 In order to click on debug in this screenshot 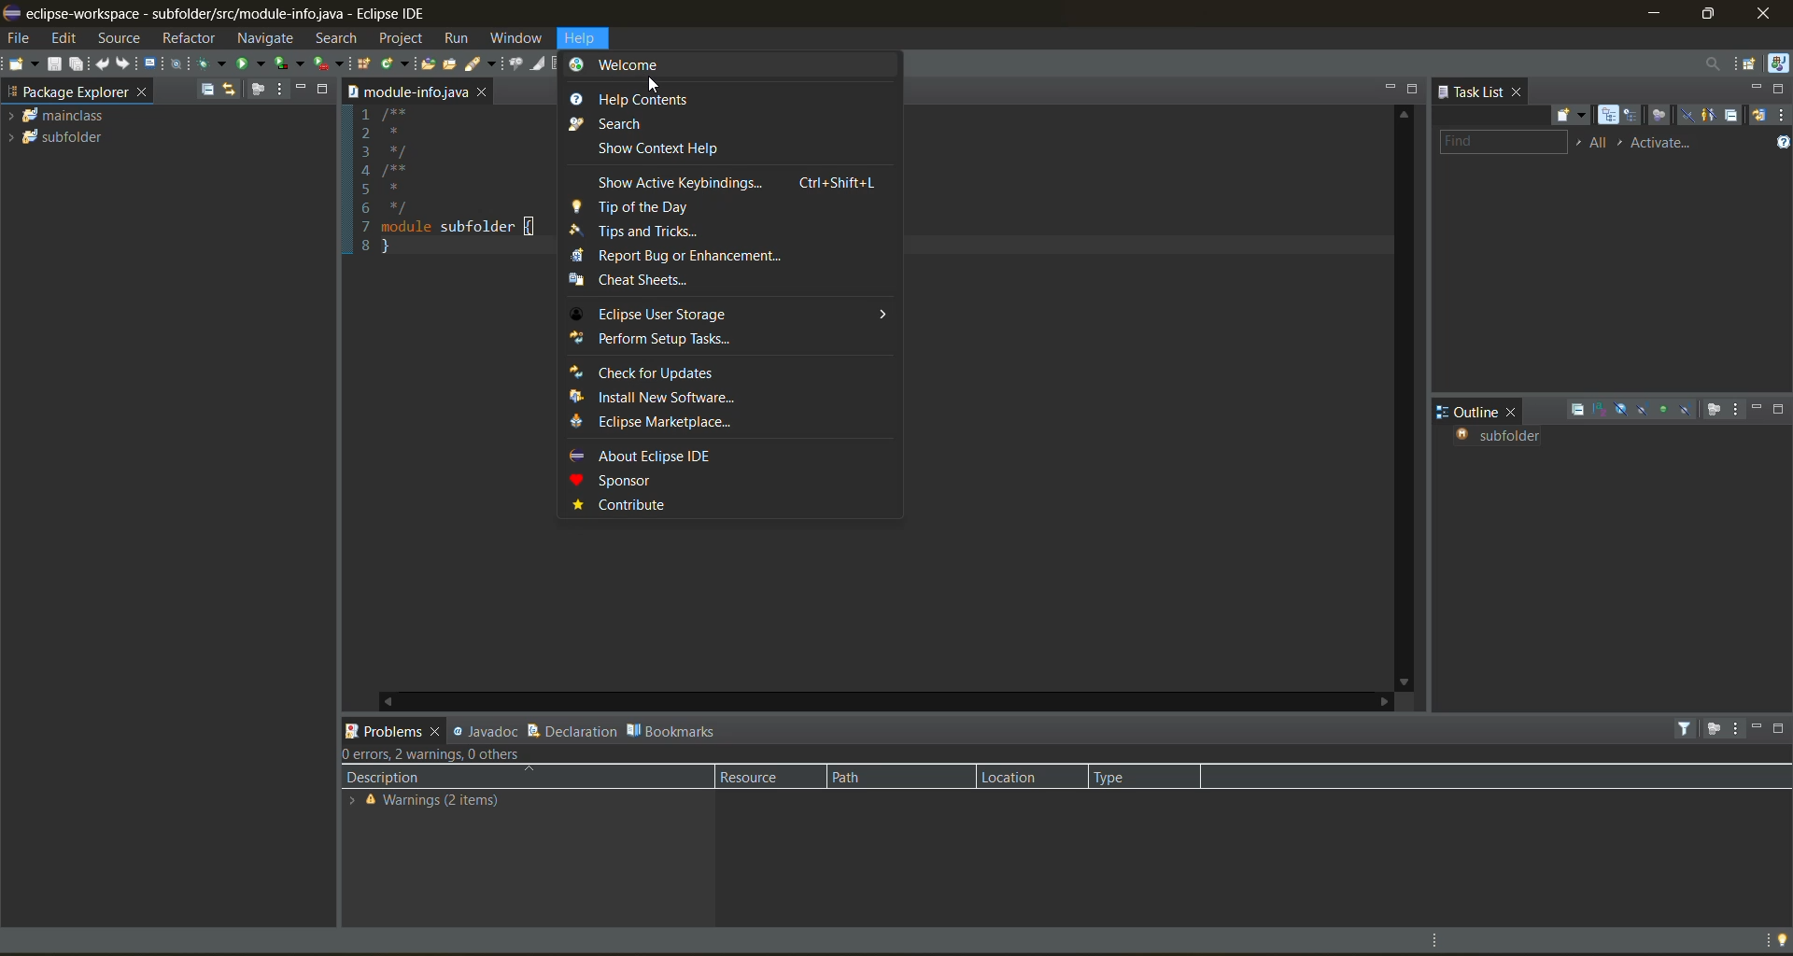, I will do `click(213, 67)`.